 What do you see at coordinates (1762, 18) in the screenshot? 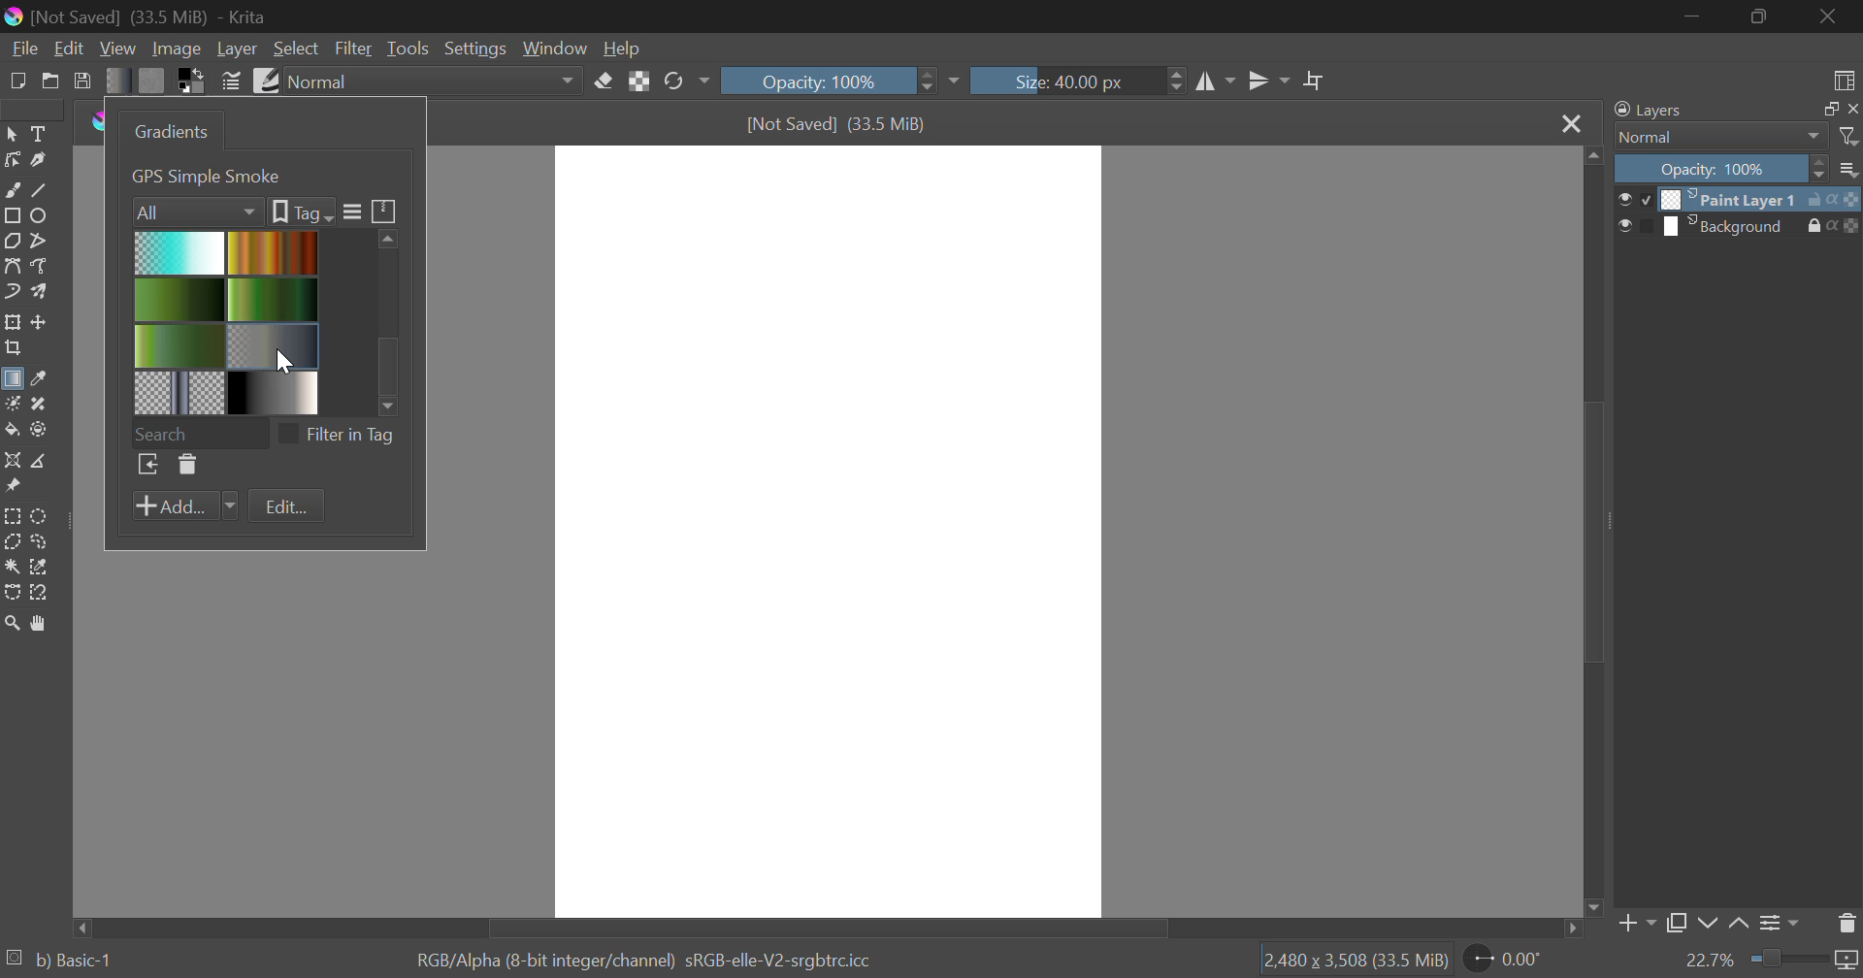
I see `Minimize` at bounding box center [1762, 18].